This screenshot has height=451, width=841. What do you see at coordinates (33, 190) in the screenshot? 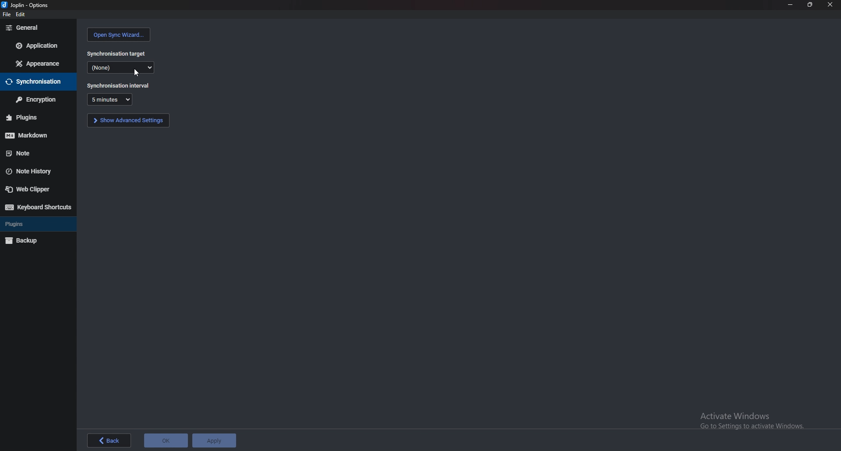
I see `web clipper` at bounding box center [33, 190].